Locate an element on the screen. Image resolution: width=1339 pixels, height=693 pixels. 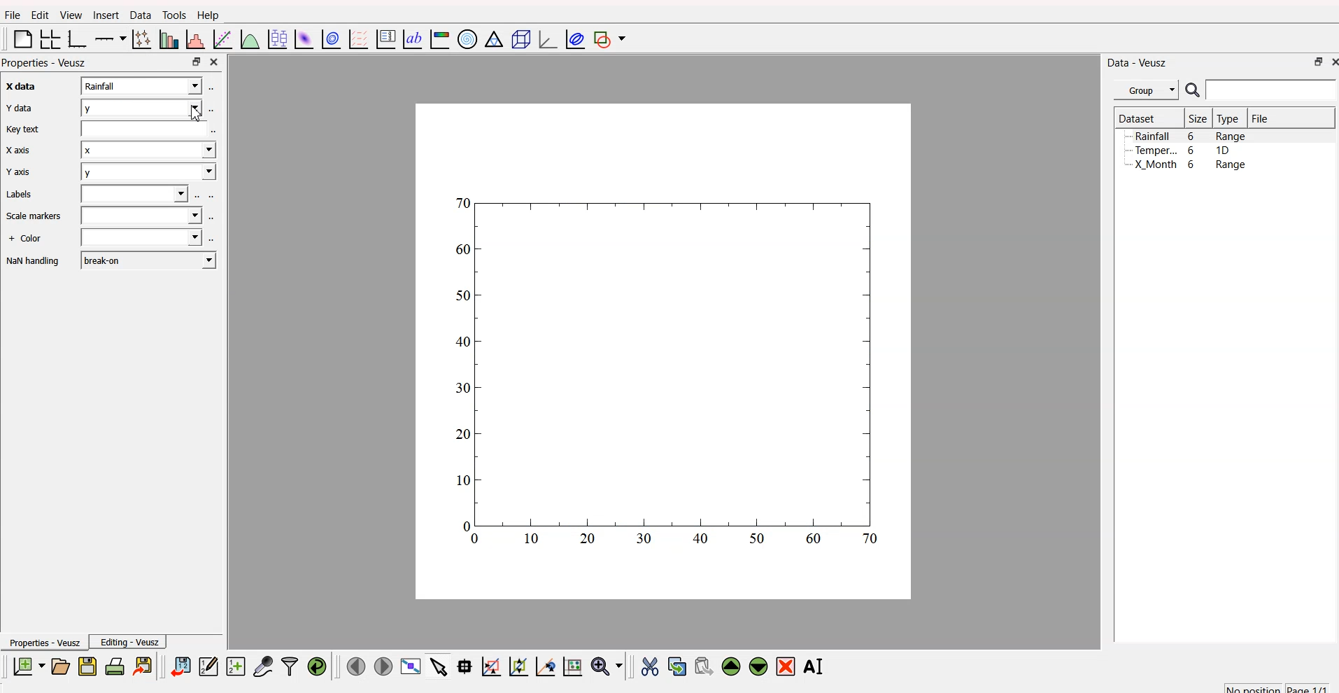
X Month 6 Range is located at coordinates (1190, 164).